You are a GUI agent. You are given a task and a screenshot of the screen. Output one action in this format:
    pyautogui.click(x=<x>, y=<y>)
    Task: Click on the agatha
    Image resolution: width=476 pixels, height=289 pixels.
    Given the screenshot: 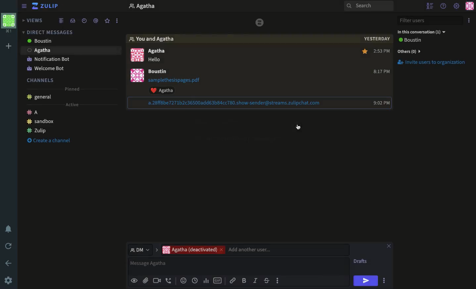 What is the action you would take?
    pyautogui.click(x=70, y=50)
    